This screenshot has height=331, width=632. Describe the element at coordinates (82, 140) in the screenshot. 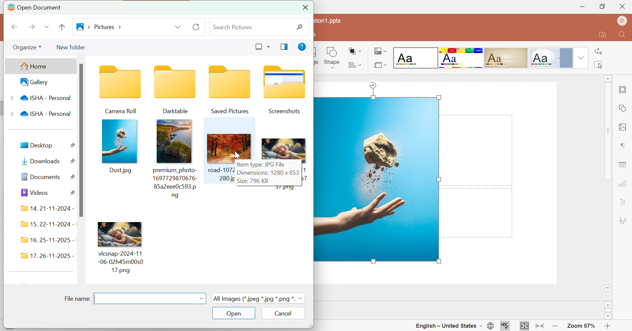

I see `scroll bar` at that location.